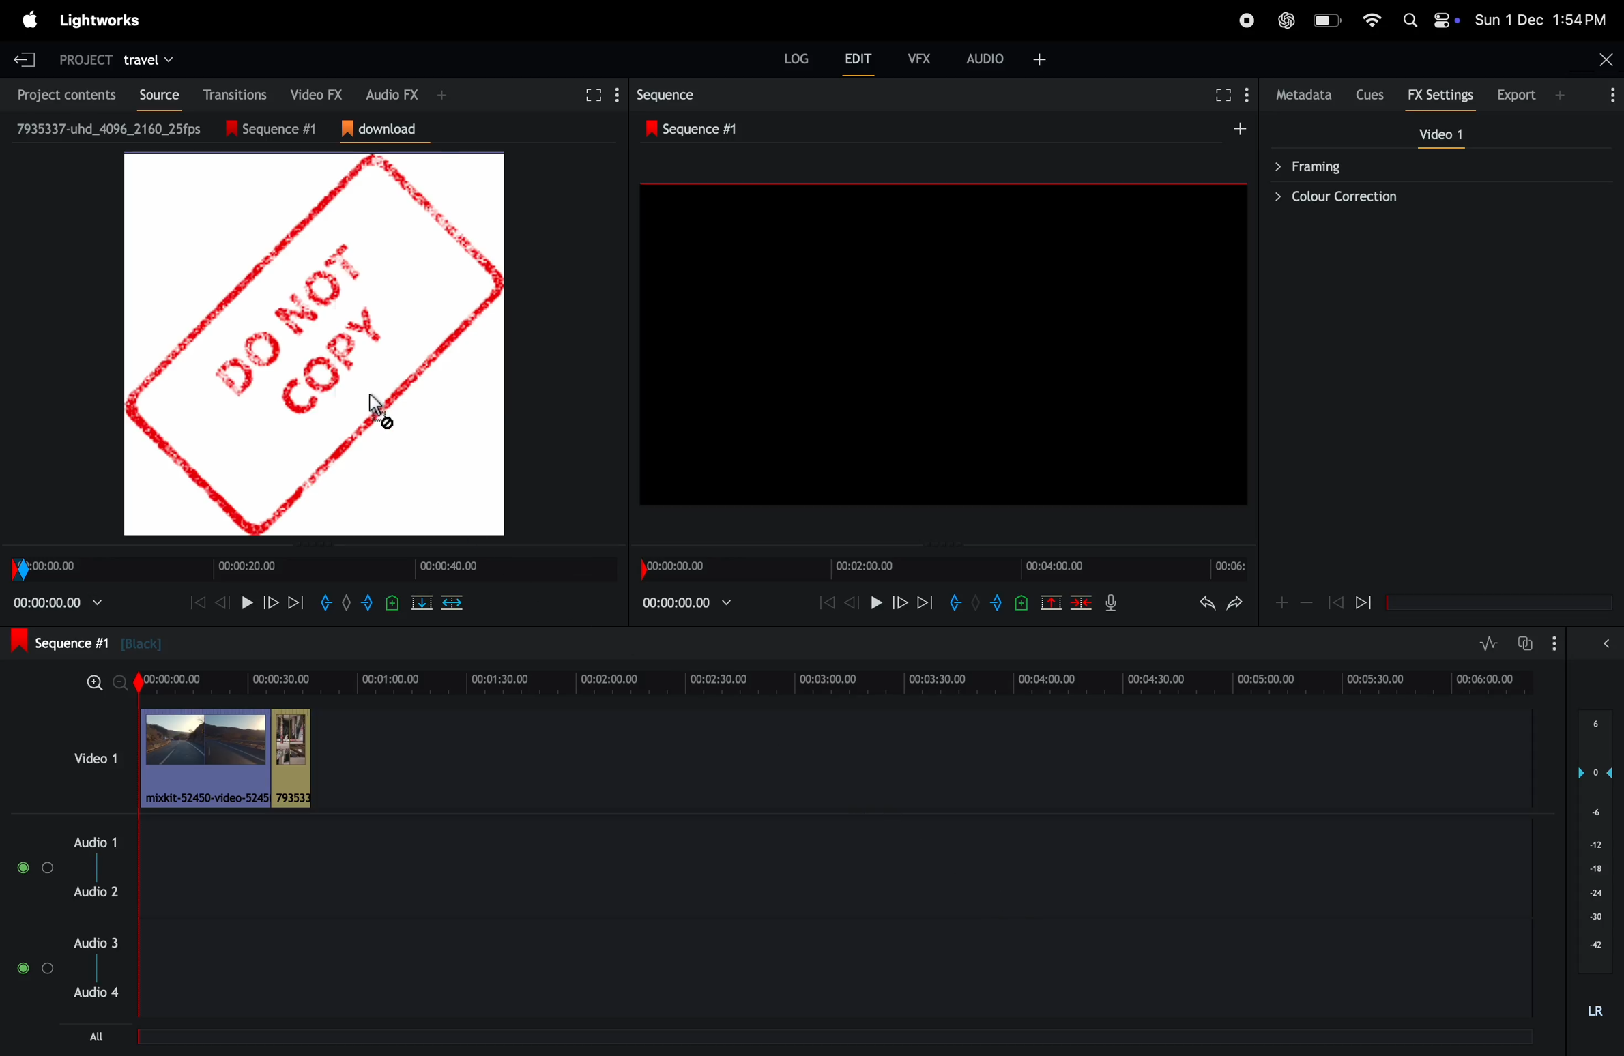 Image resolution: width=1624 pixels, height=1056 pixels. Describe the element at coordinates (97, 1036) in the screenshot. I see `all` at that location.